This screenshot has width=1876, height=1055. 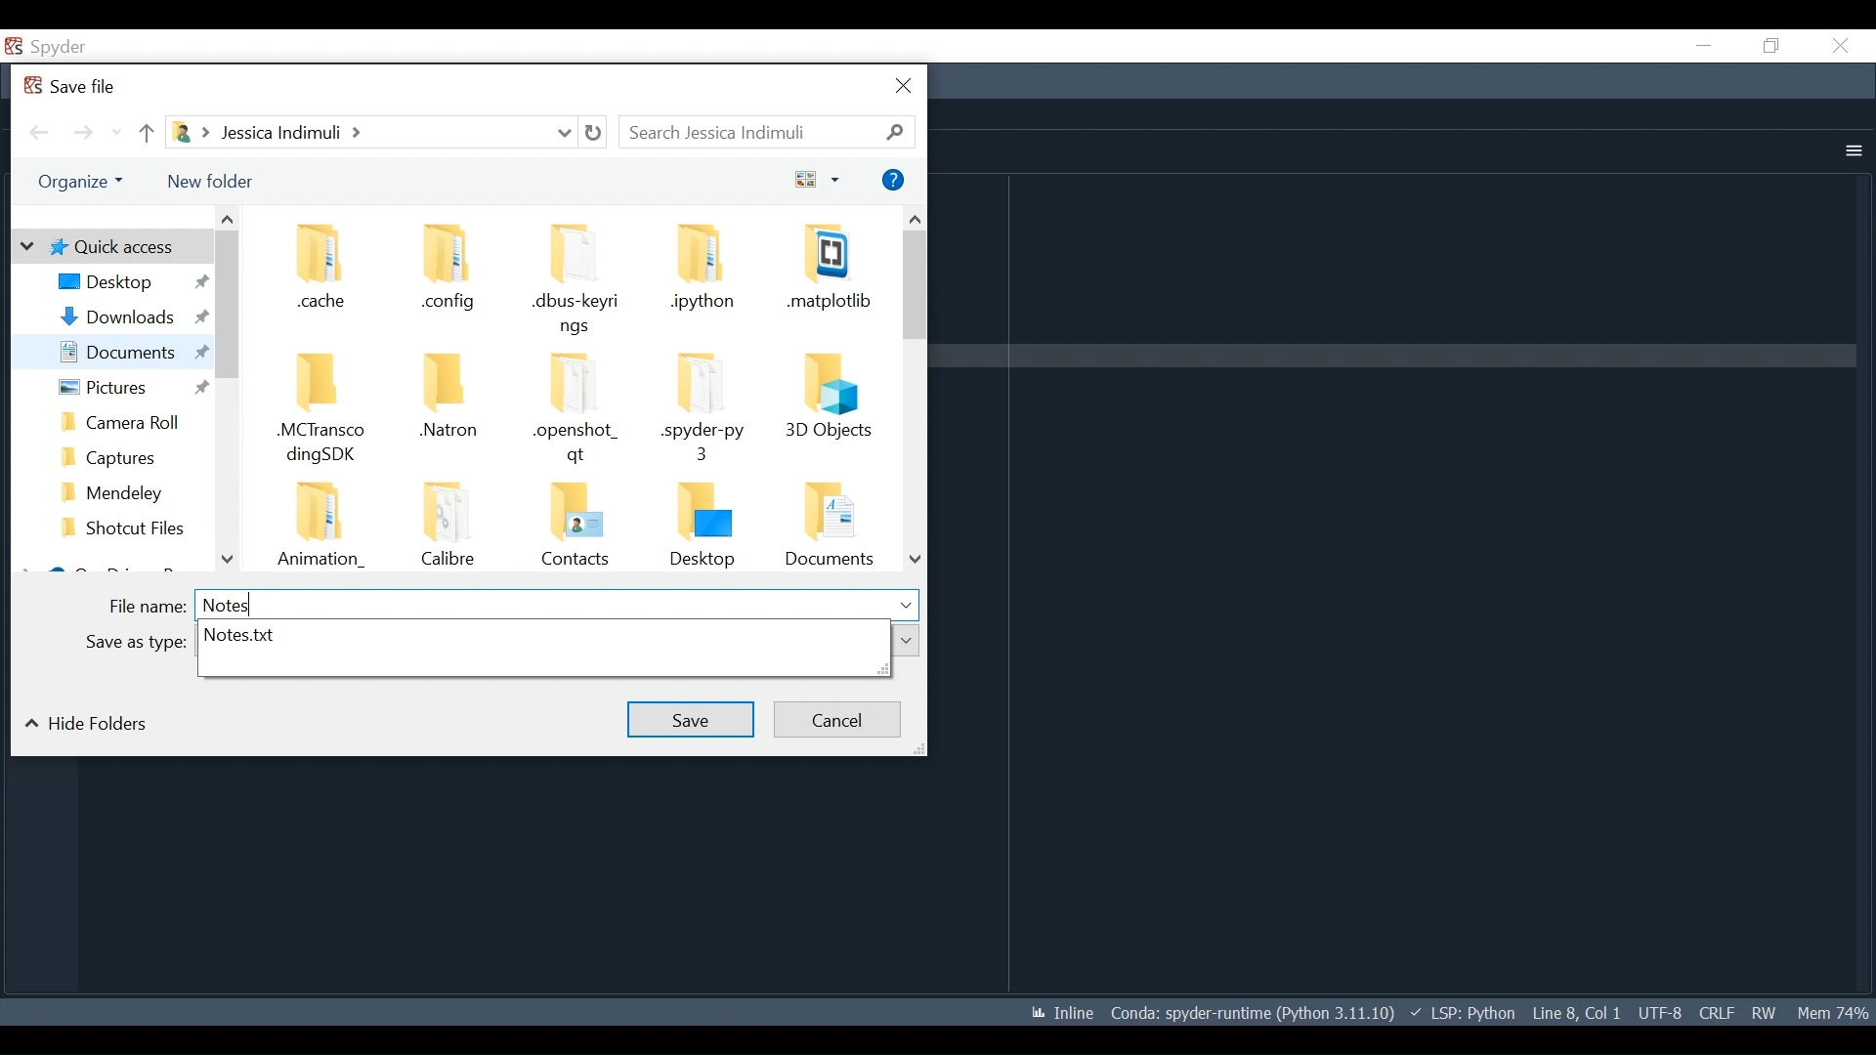 What do you see at coordinates (124, 454) in the screenshot?
I see `Folder` at bounding box center [124, 454].